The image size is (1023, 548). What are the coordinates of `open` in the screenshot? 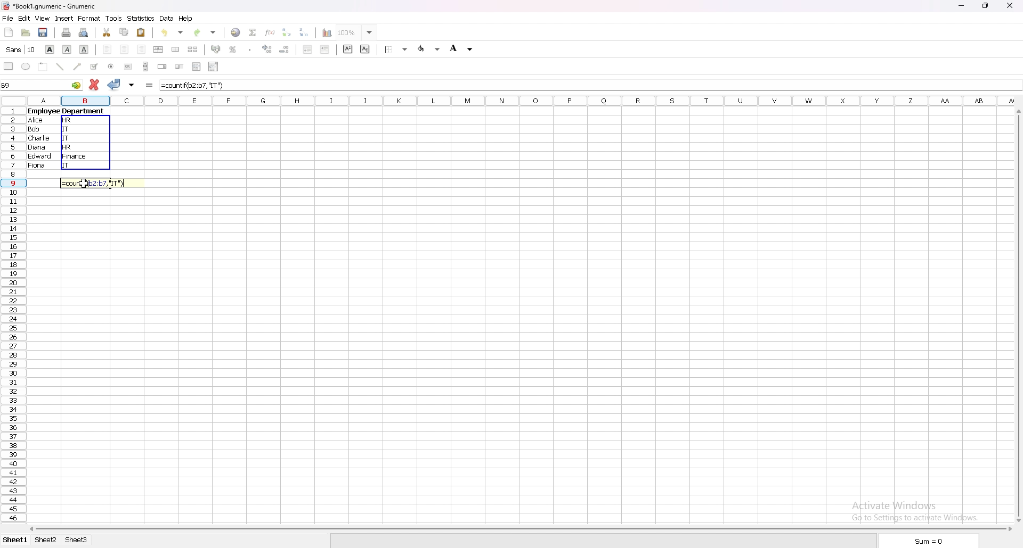 It's located at (25, 32).